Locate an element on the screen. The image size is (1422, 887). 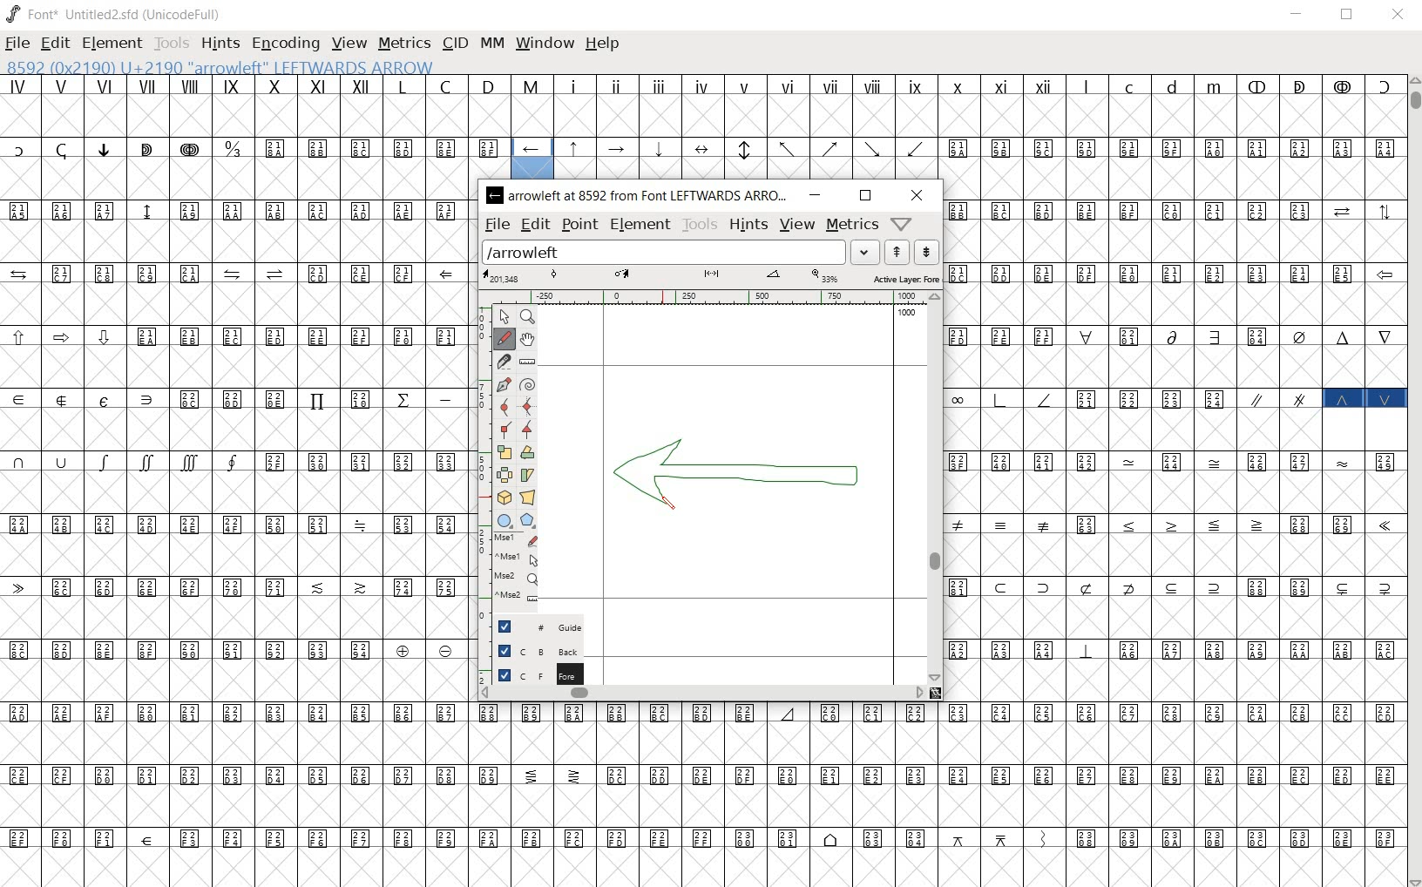
add a curve point is located at coordinates (503, 406).